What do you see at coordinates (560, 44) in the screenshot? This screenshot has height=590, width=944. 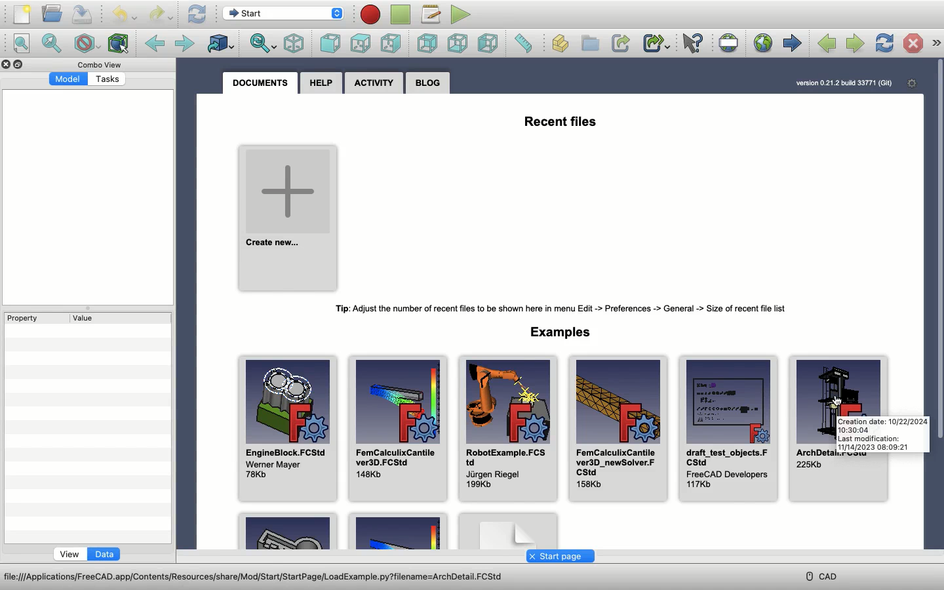 I see `Create part` at bounding box center [560, 44].